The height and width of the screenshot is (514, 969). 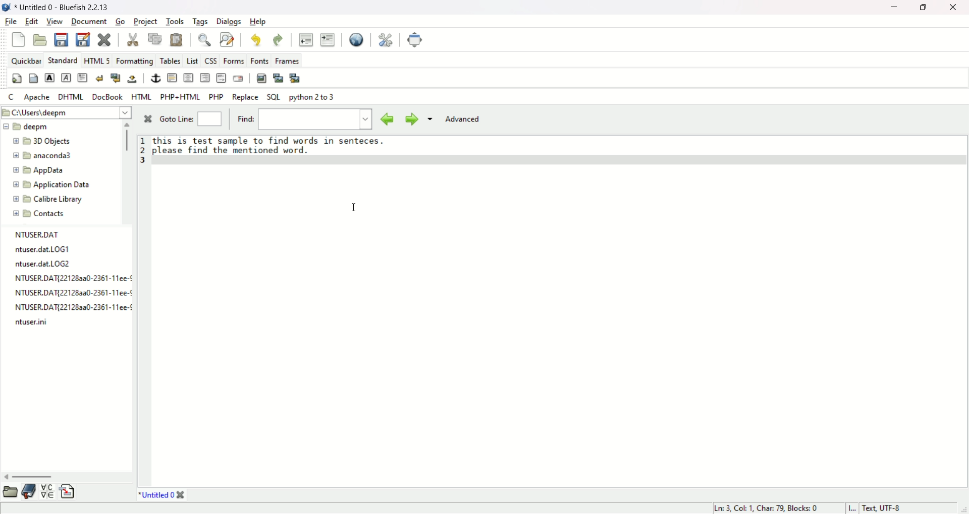 I want to click on HTML comment, so click(x=221, y=78).